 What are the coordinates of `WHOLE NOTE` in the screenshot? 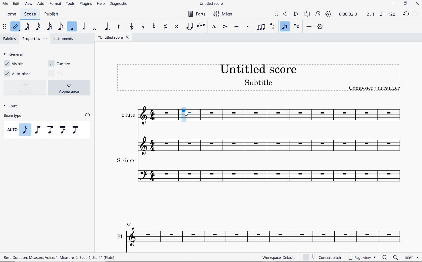 It's located at (94, 30).